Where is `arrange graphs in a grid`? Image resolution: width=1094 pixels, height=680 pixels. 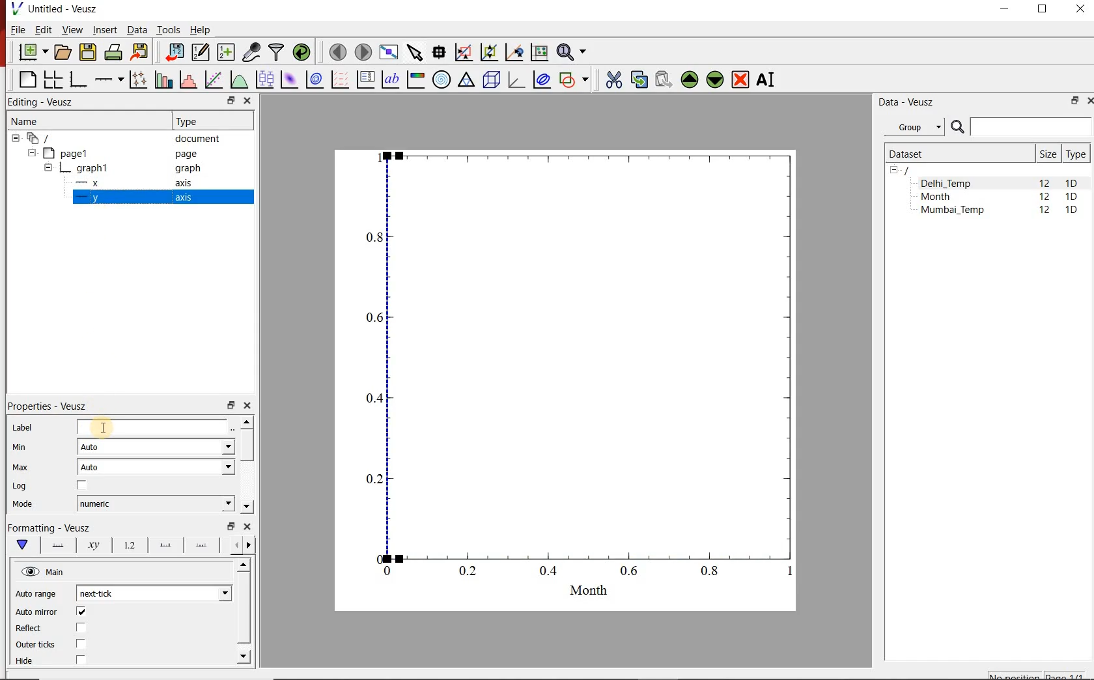 arrange graphs in a grid is located at coordinates (52, 79).